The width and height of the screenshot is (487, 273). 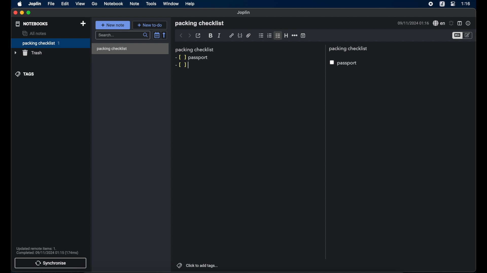 I want to click on new note, so click(x=113, y=25).